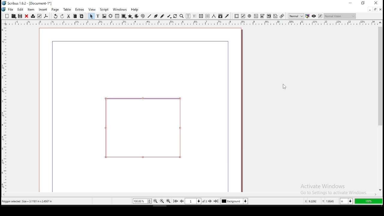 This screenshot has height=216, width=384. Describe the element at coordinates (309, 201) in the screenshot. I see `x: 5.2253` at that location.